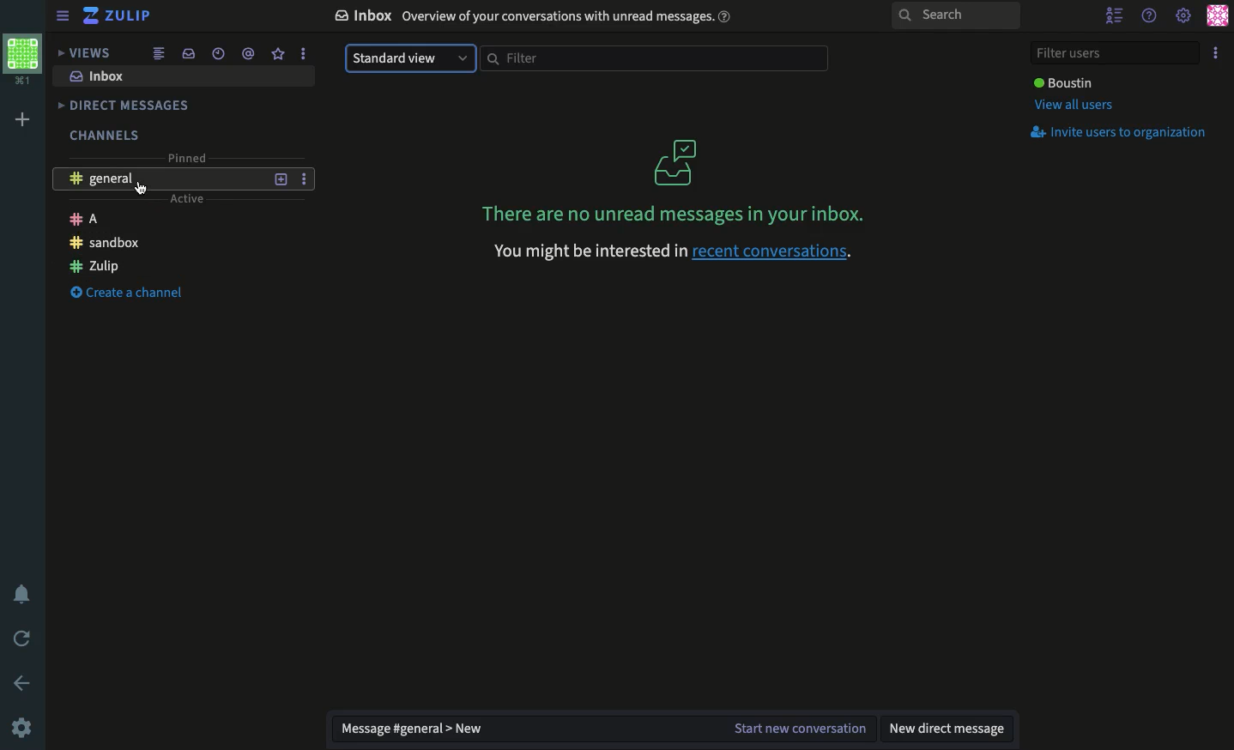  I want to click on Settings, so click(24, 727).